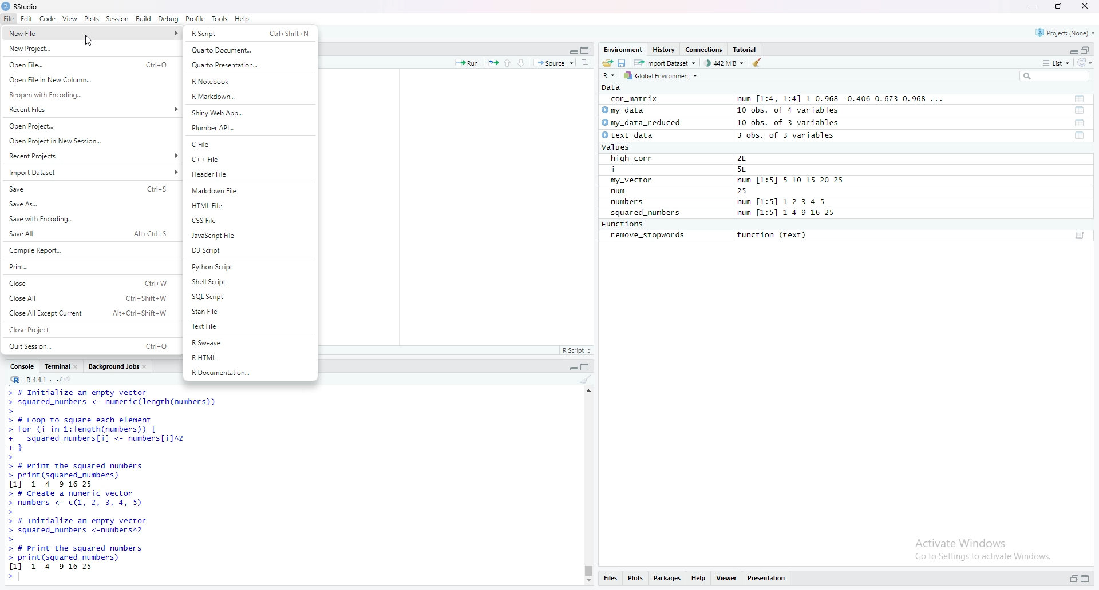 This screenshot has width=1099, height=590. I want to click on Source, so click(555, 63).